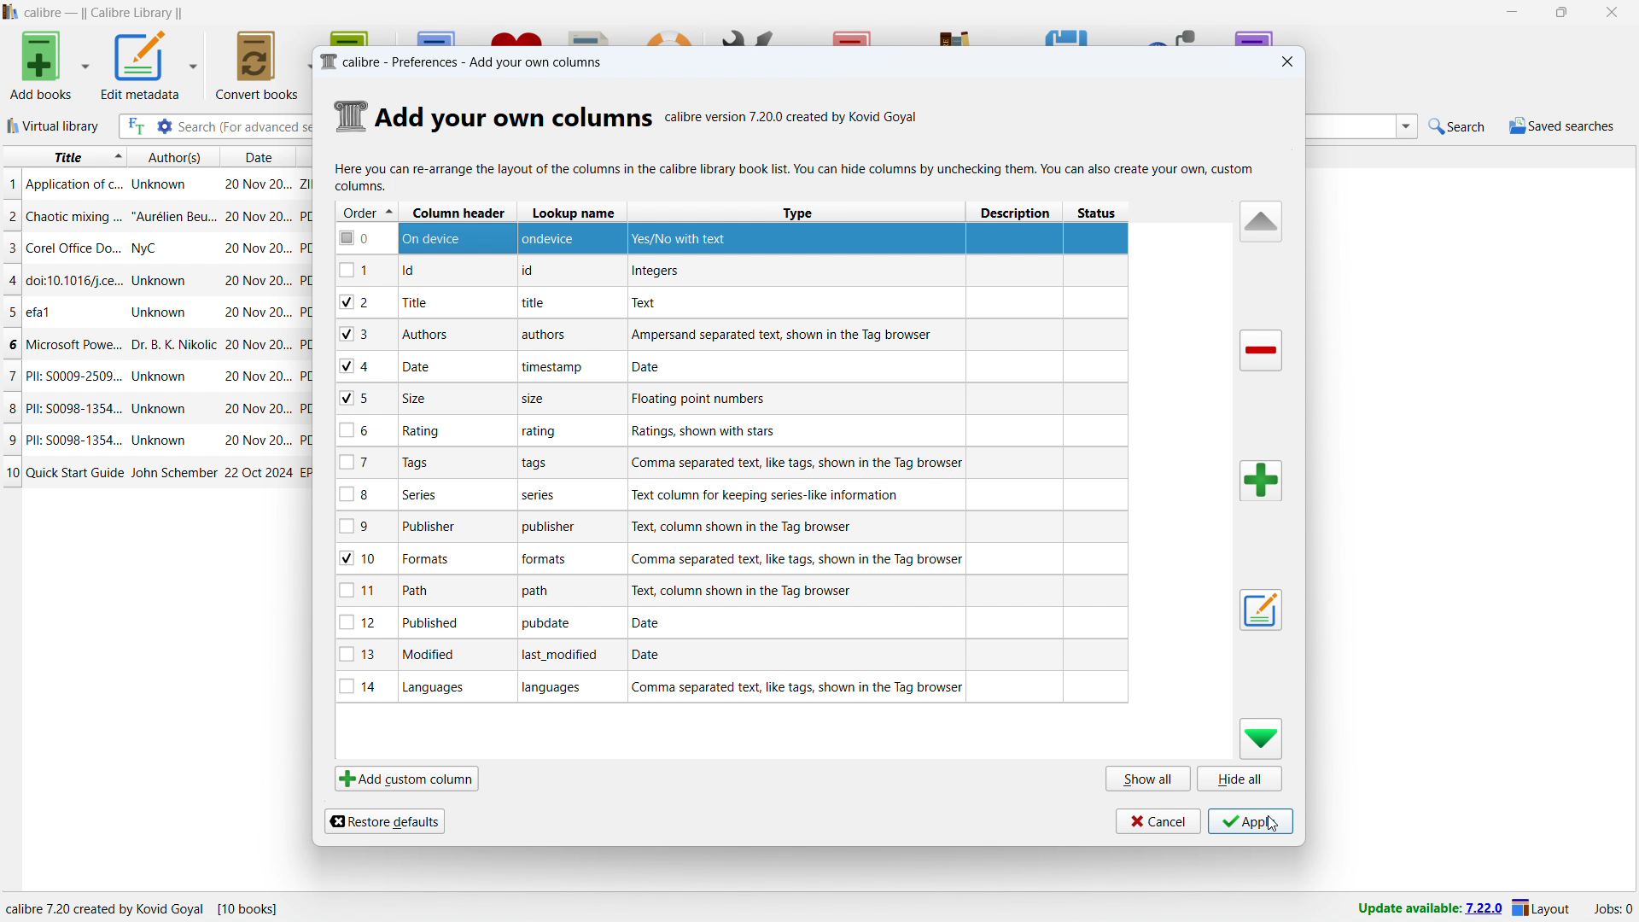 The image size is (1639, 922). I want to click on logo, so click(327, 62).